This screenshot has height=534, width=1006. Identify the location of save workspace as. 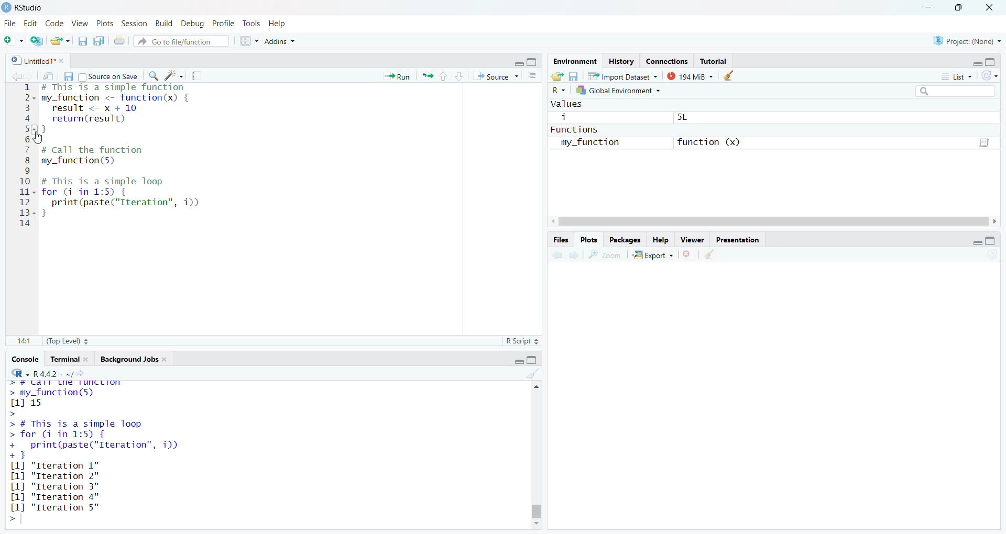
(574, 77).